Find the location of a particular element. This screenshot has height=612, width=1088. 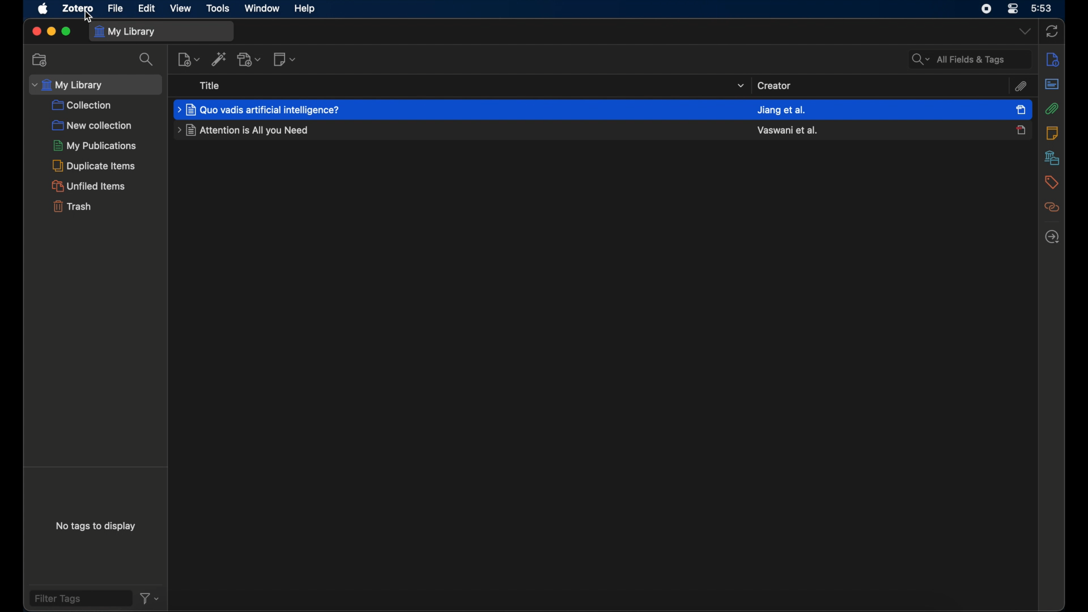

view is located at coordinates (181, 8).